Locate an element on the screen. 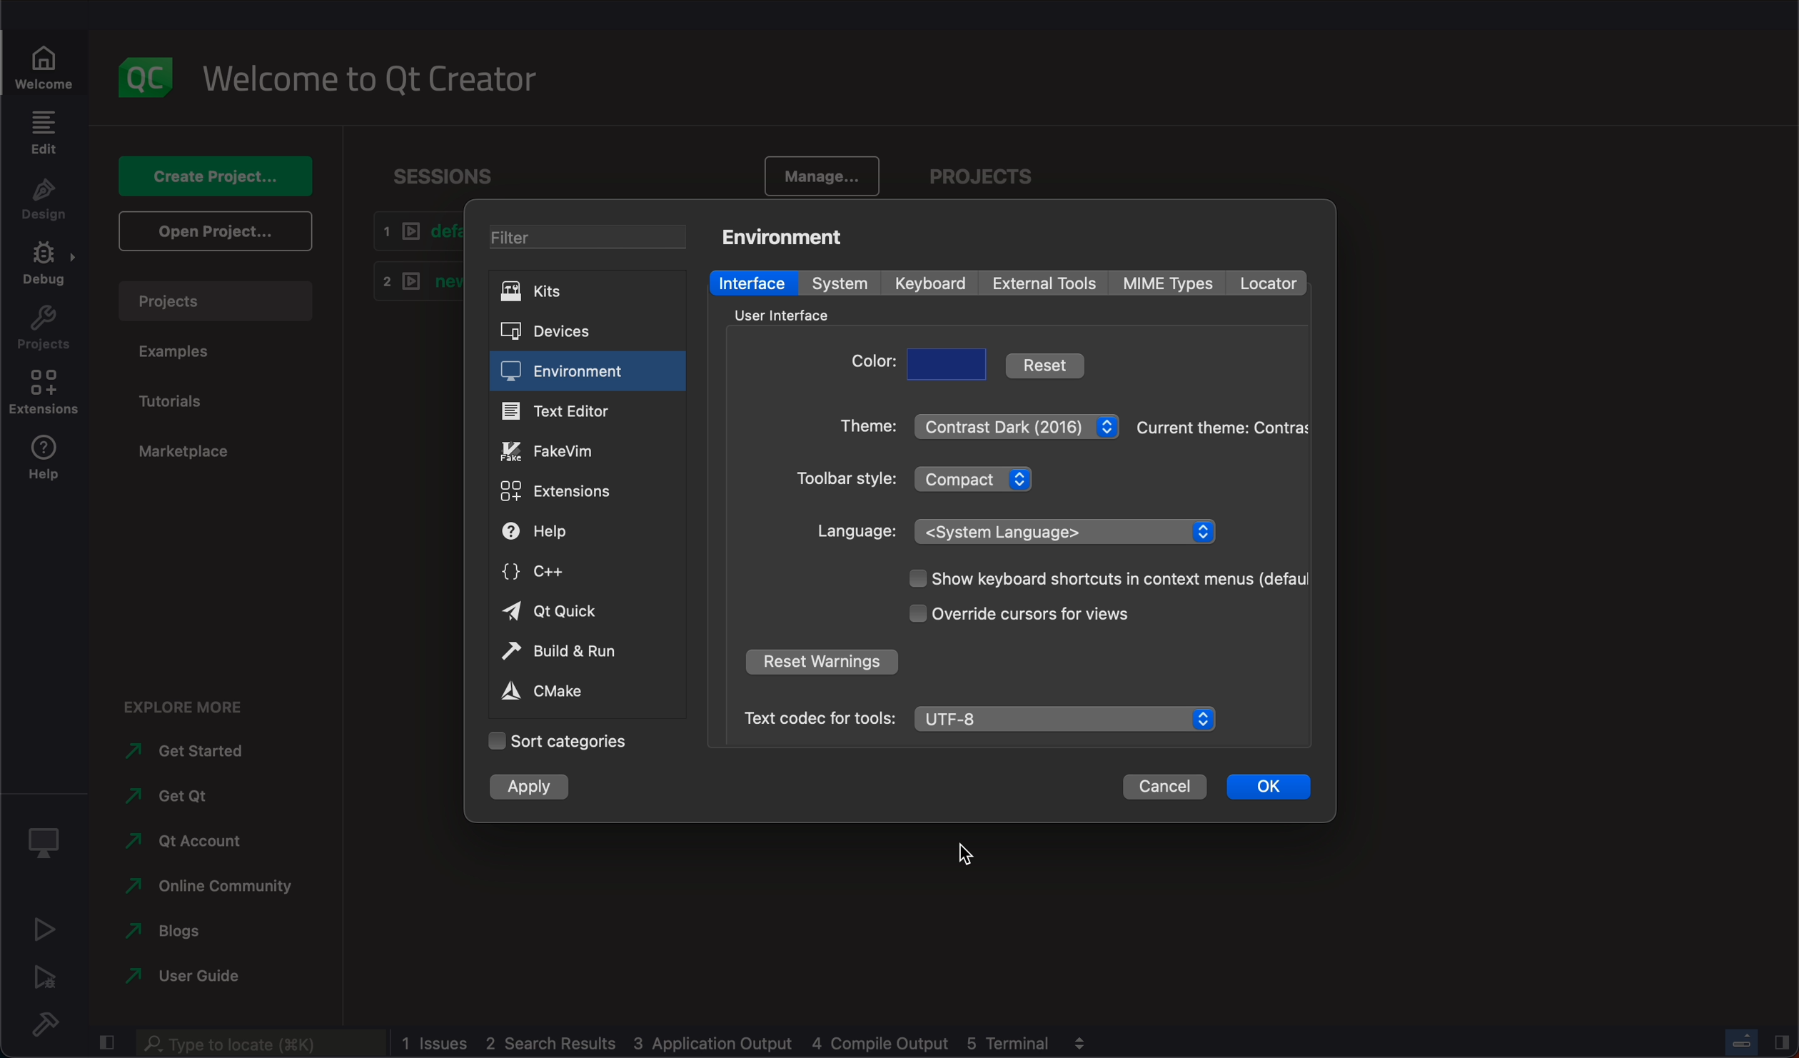  user  is located at coordinates (186, 975).